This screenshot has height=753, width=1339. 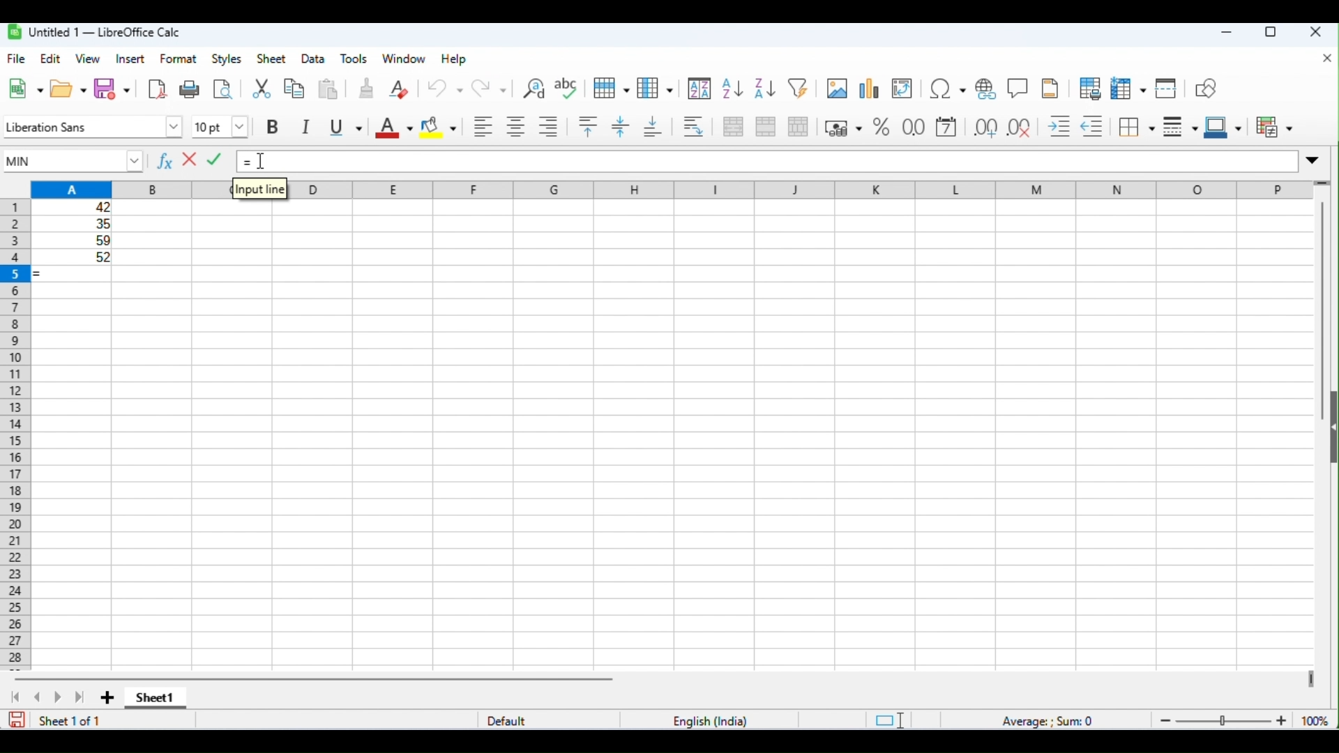 What do you see at coordinates (68, 89) in the screenshot?
I see `open` at bounding box center [68, 89].